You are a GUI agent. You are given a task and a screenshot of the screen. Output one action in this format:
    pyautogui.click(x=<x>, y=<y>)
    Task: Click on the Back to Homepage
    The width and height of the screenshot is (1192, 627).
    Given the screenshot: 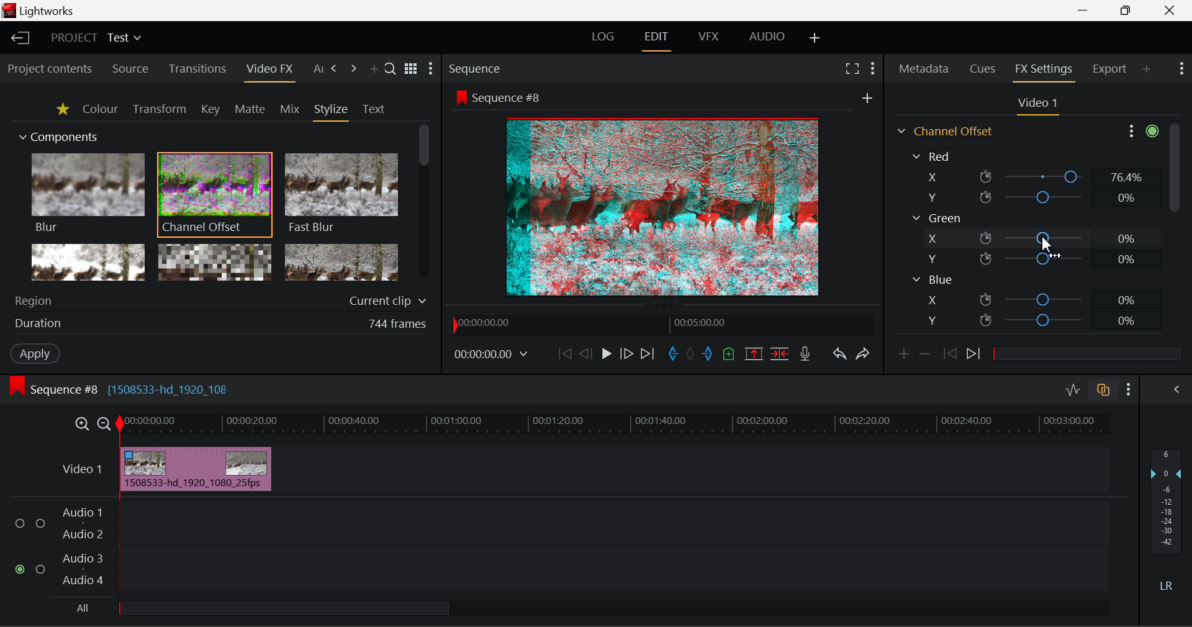 What is the action you would take?
    pyautogui.click(x=19, y=38)
    